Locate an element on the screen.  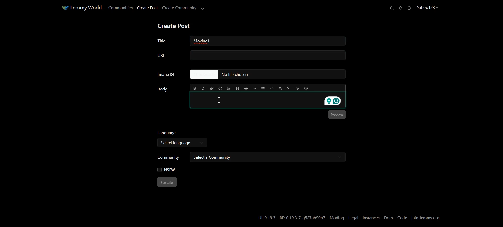
Create Community is located at coordinates (180, 8).